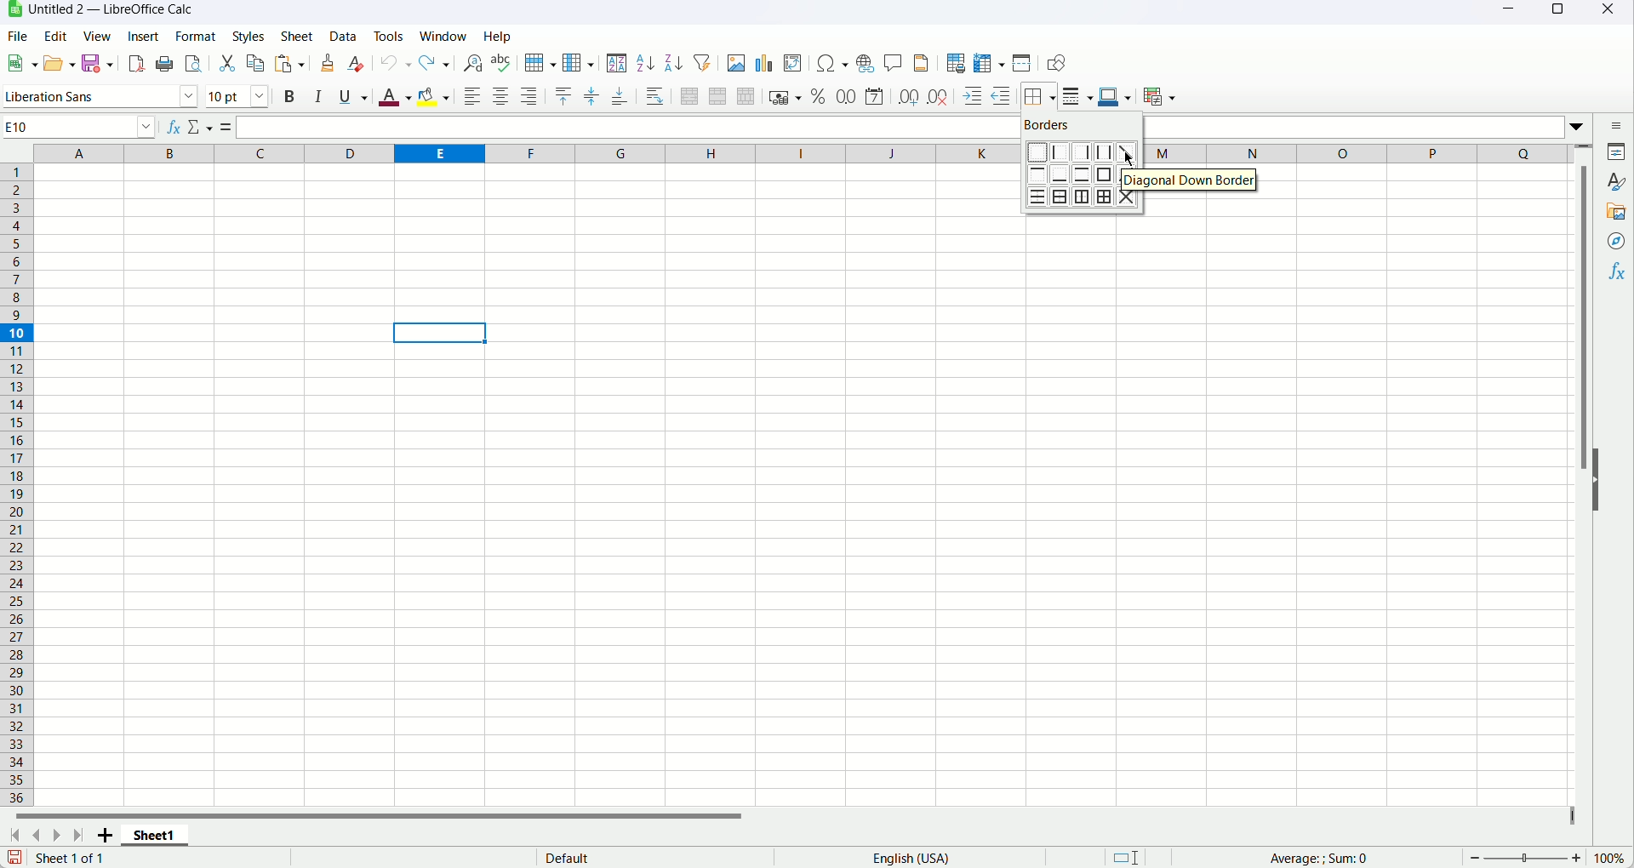 This screenshot has width=1634, height=868. Describe the element at coordinates (396, 63) in the screenshot. I see `Undo` at that location.